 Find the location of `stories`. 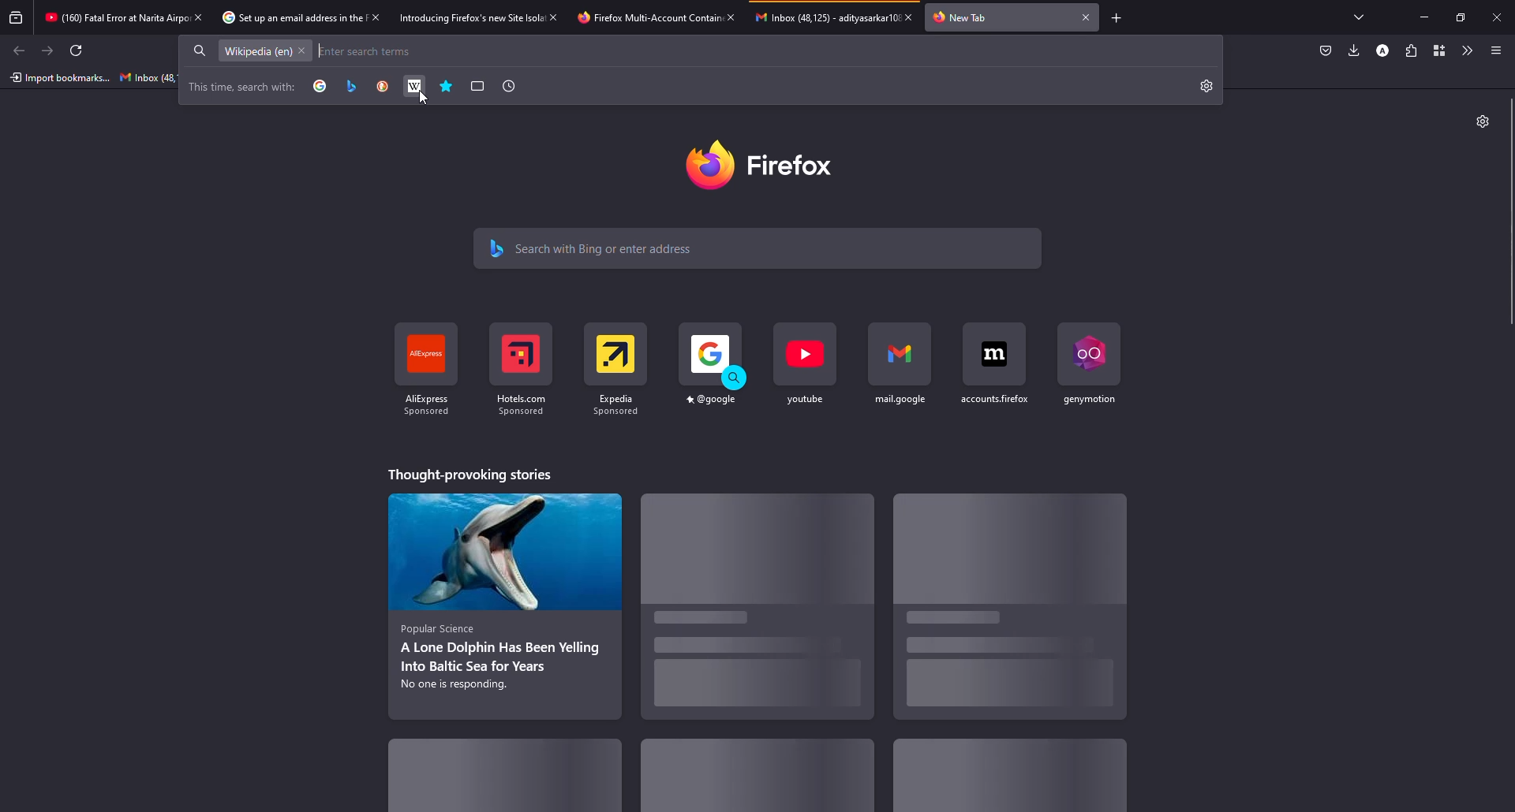

stories is located at coordinates (511, 781).